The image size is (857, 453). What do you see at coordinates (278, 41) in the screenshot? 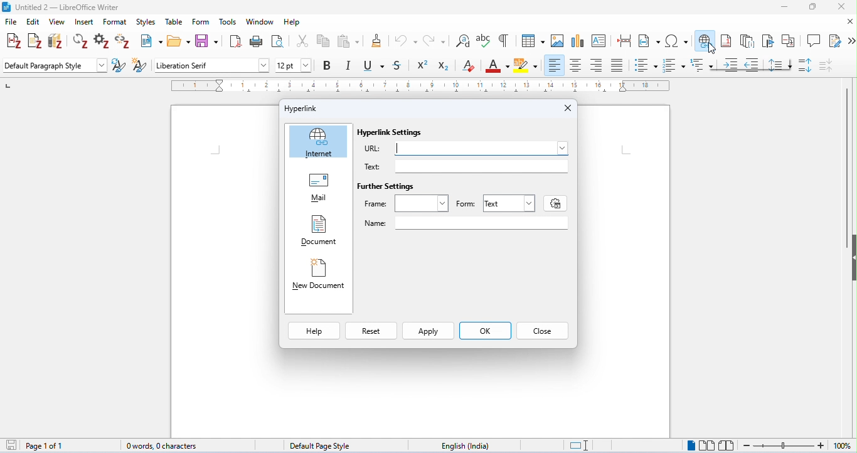
I see `toggle print preview` at bounding box center [278, 41].